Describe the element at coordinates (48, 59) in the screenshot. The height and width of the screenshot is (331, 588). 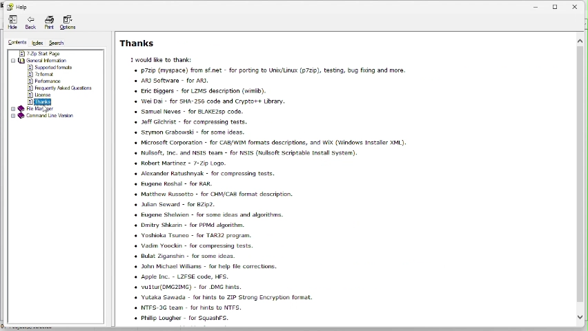
I see `General information` at that location.